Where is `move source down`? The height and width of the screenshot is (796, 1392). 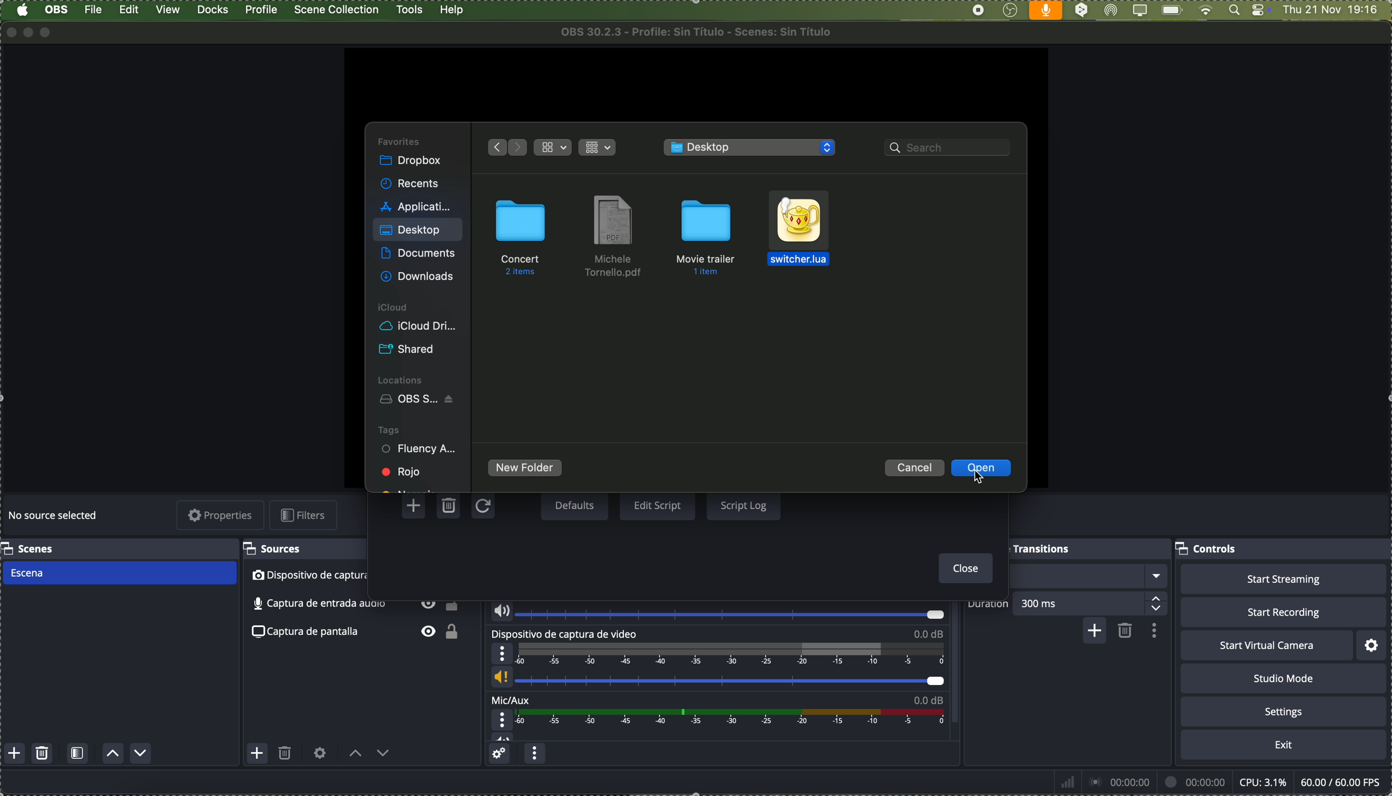
move source down is located at coordinates (382, 756).